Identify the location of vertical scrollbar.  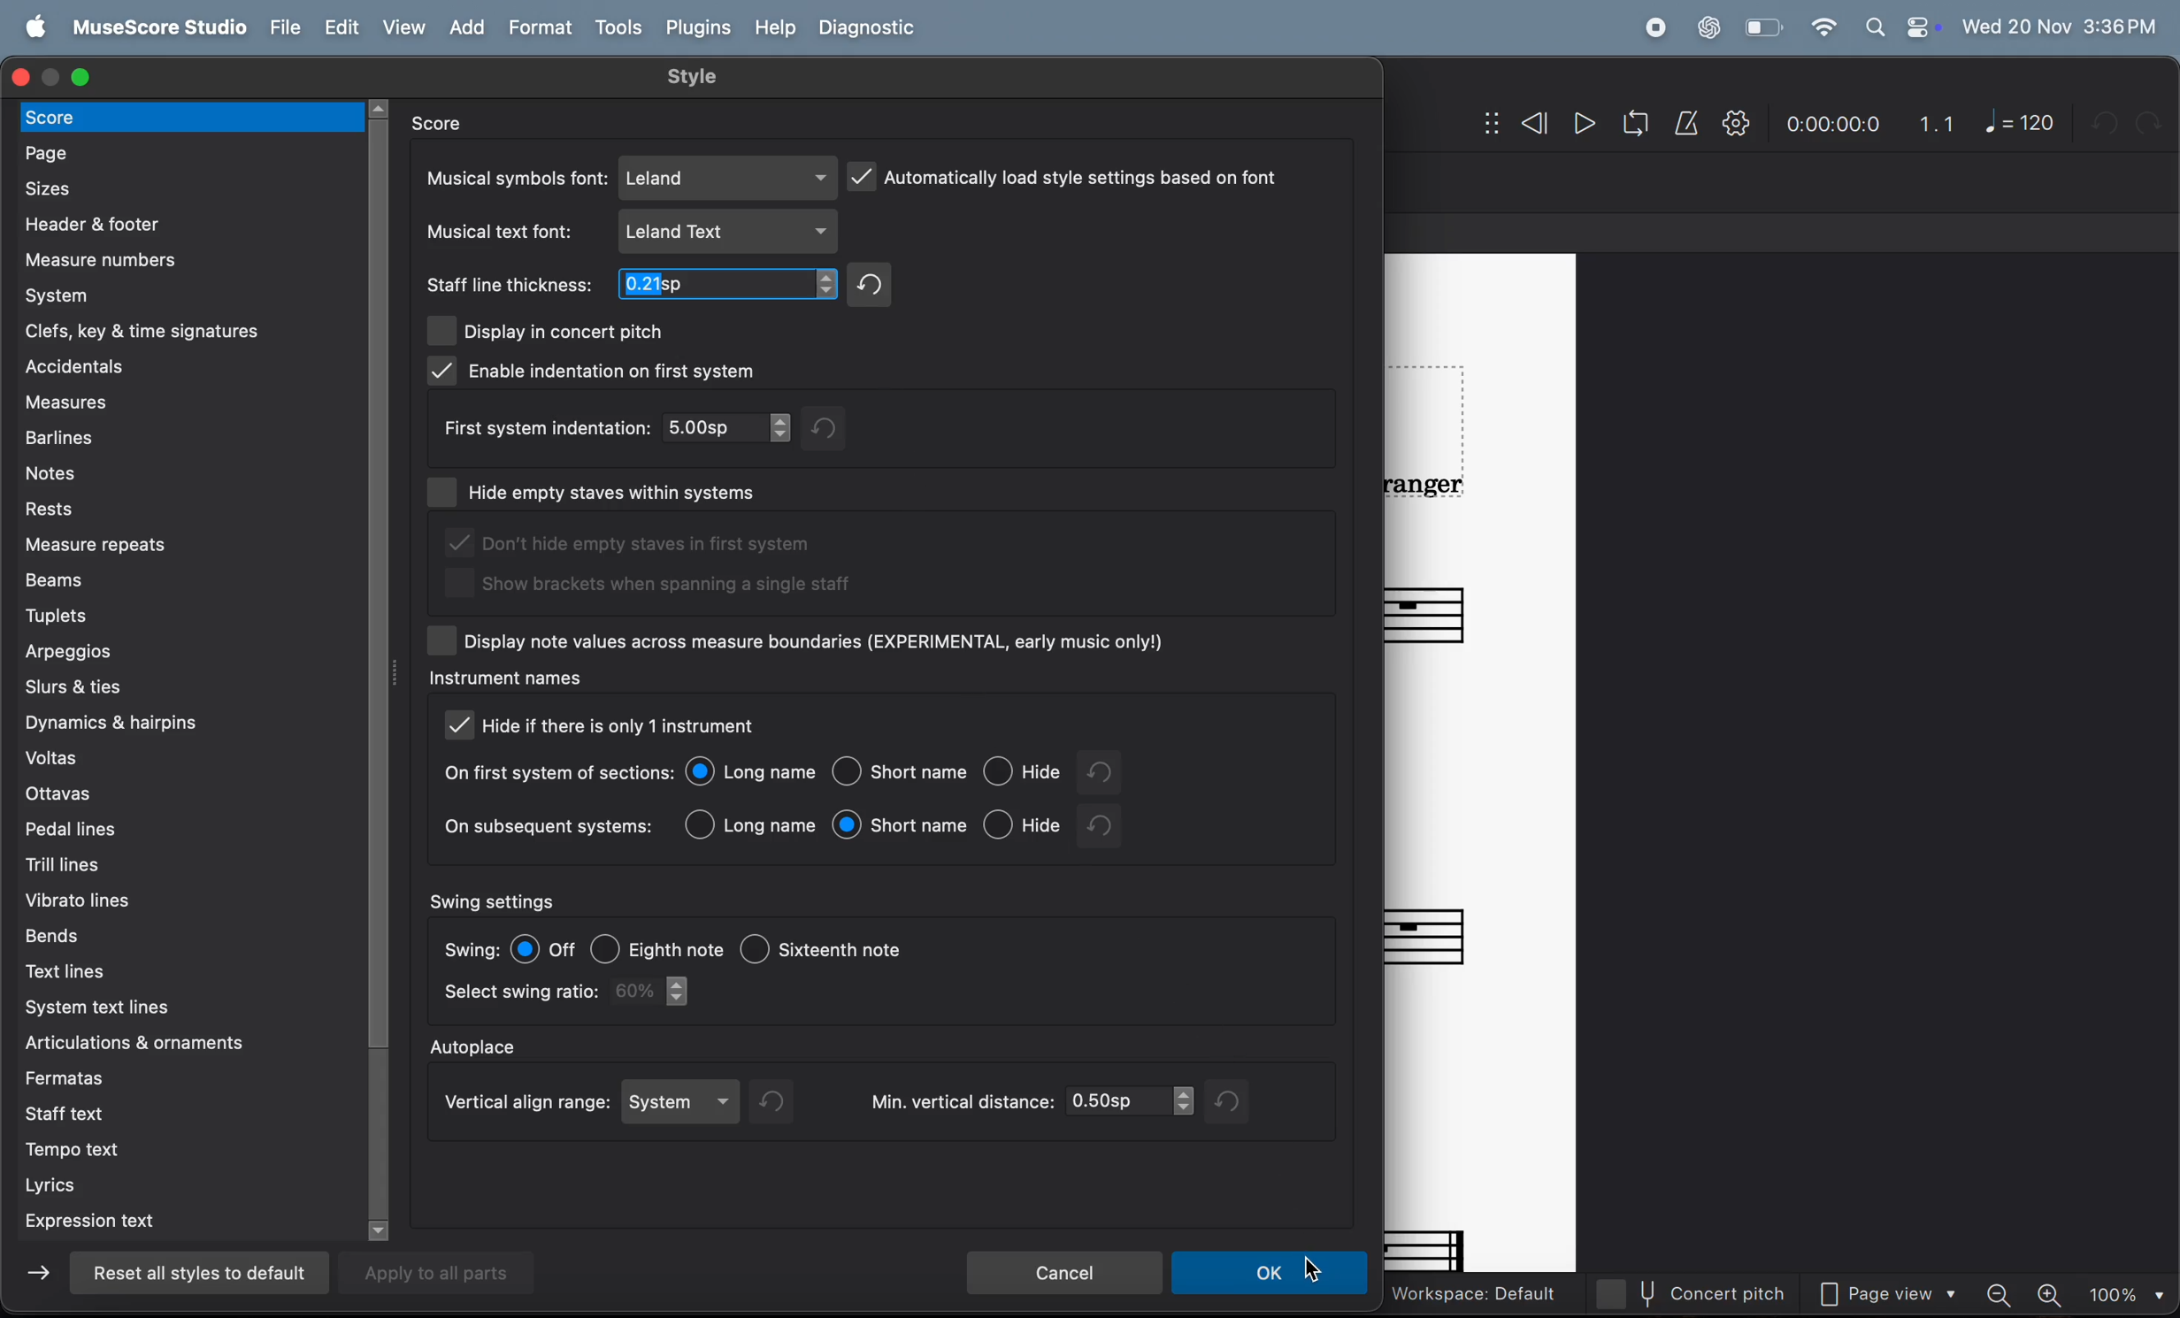
(385, 667).